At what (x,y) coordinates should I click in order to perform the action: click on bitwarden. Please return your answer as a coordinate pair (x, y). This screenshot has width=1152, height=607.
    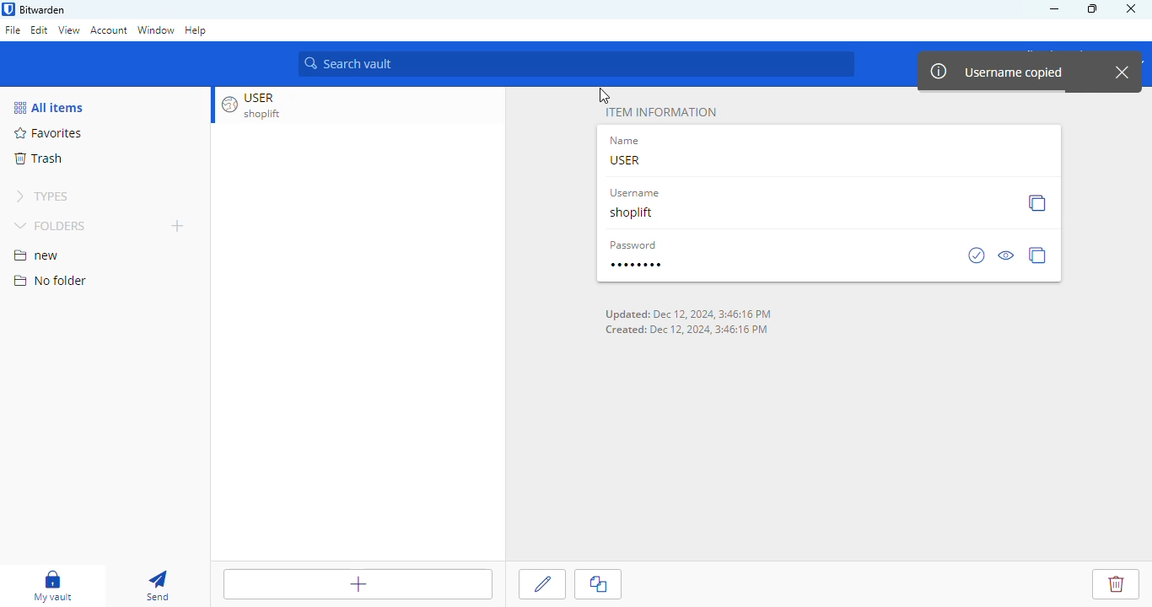
    Looking at the image, I should click on (42, 9).